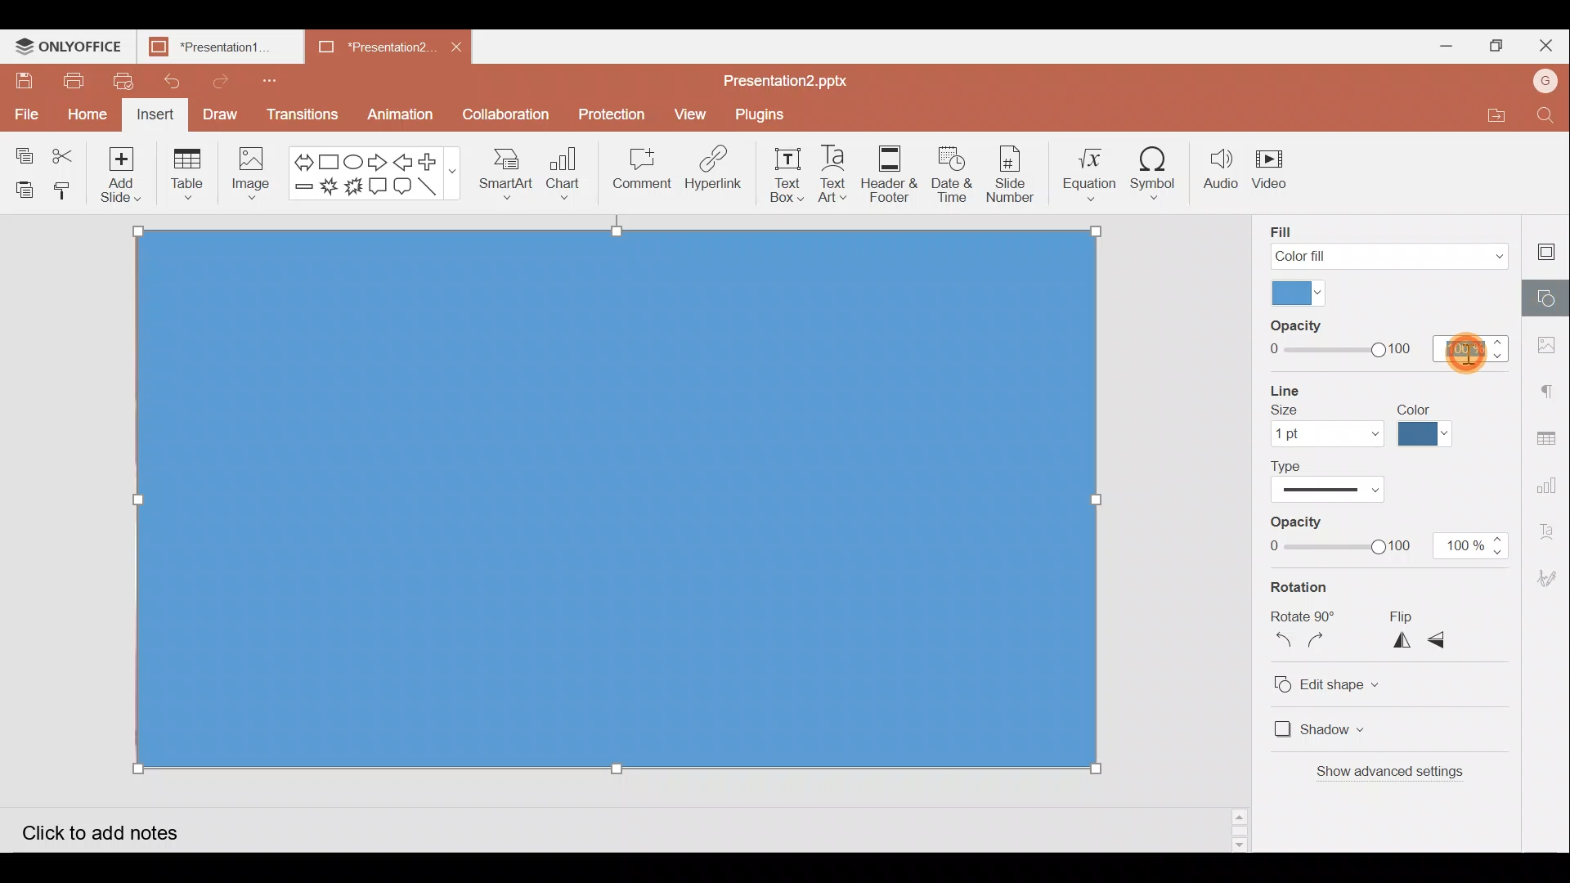 Image resolution: width=1570 pixels, height=883 pixels. I want to click on Minus, so click(303, 191).